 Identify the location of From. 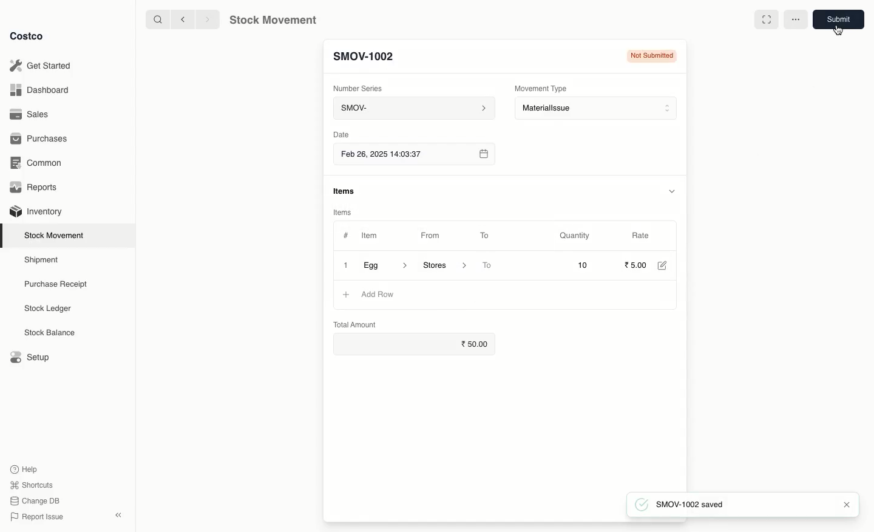
(435, 237).